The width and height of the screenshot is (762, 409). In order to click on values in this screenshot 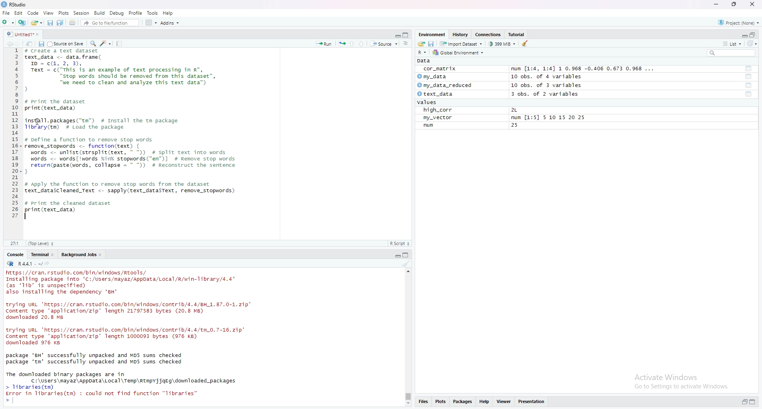, I will do `click(425, 103)`.